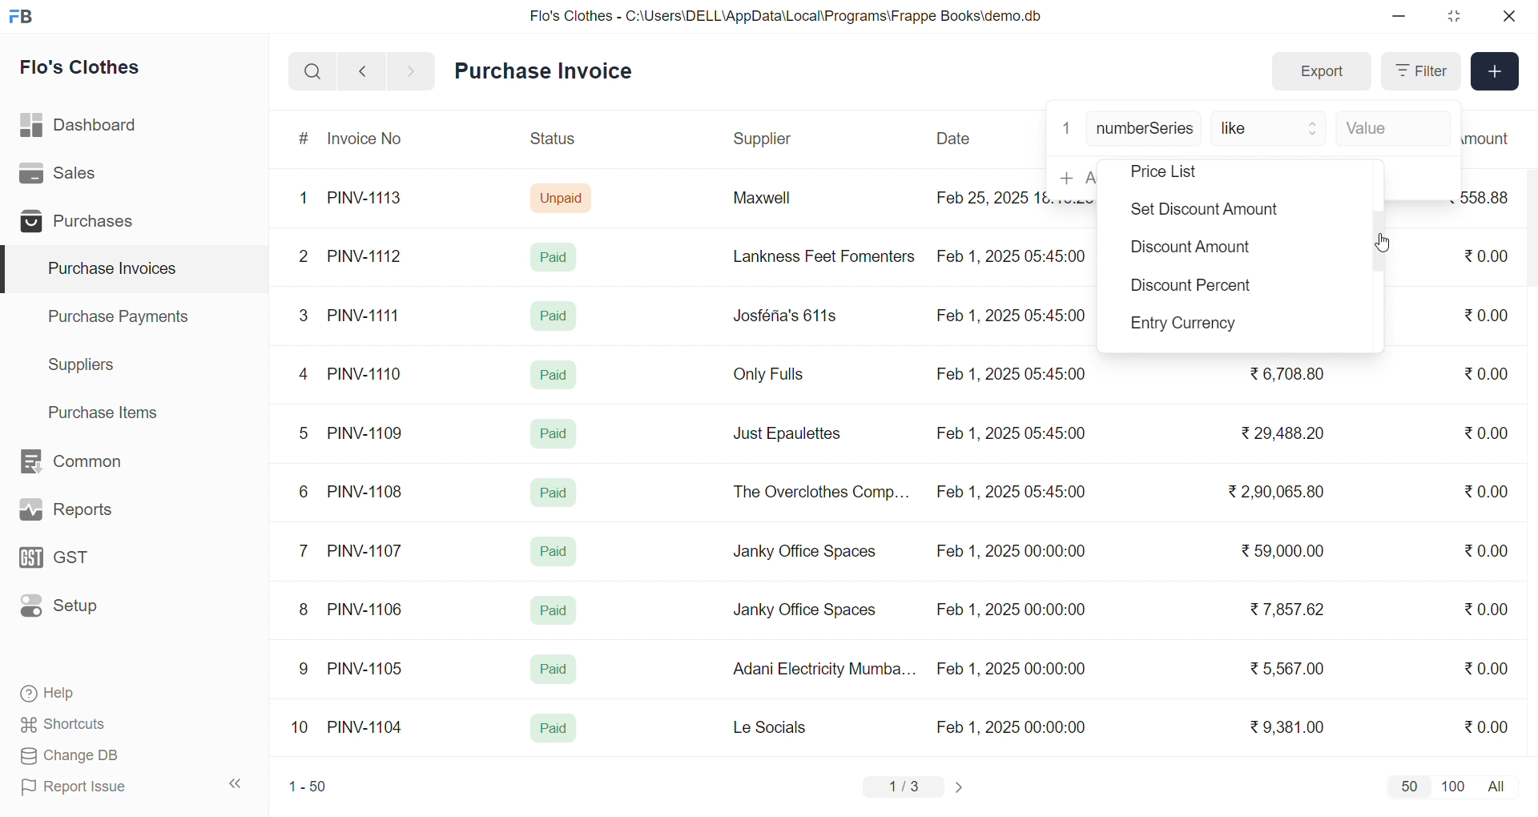 The image size is (1538, 817). What do you see at coordinates (1491, 549) in the screenshot?
I see `₹0.00` at bounding box center [1491, 549].